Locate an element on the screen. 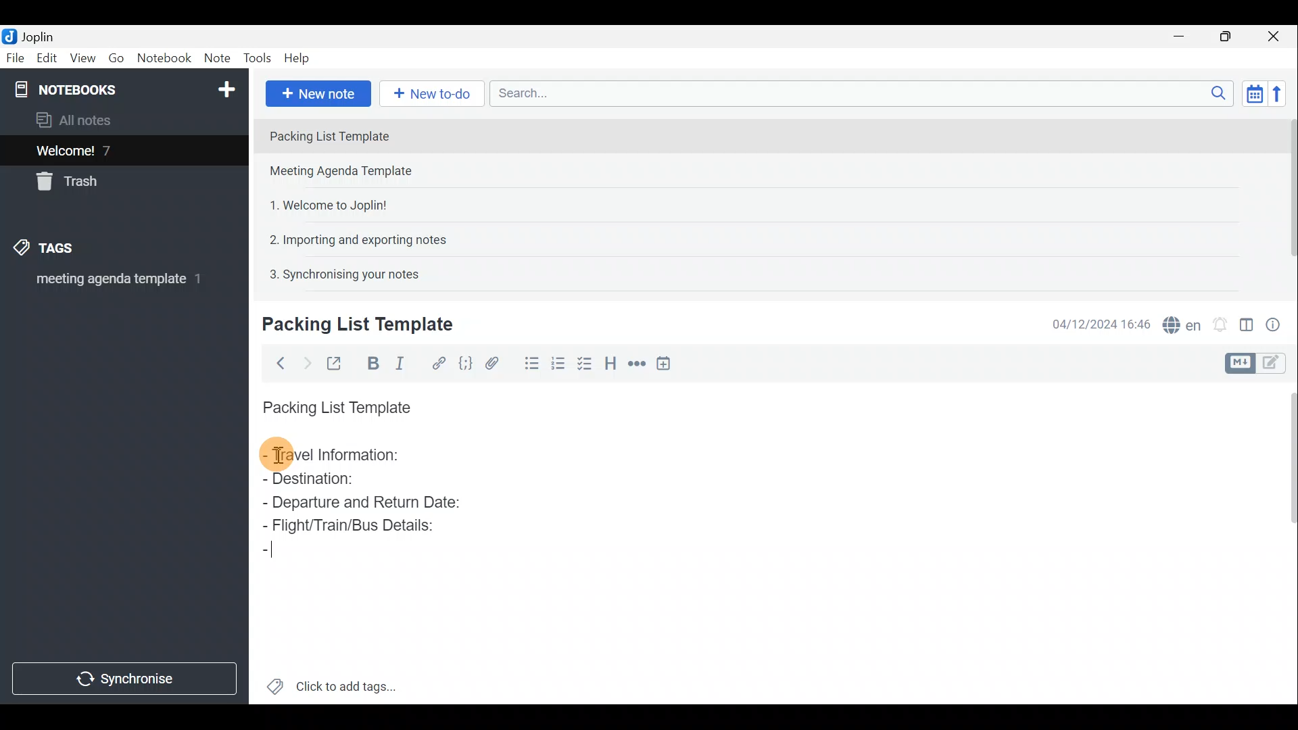 Image resolution: width=1298 pixels, height=730 pixels. Bulleted list is located at coordinates (529, 366).